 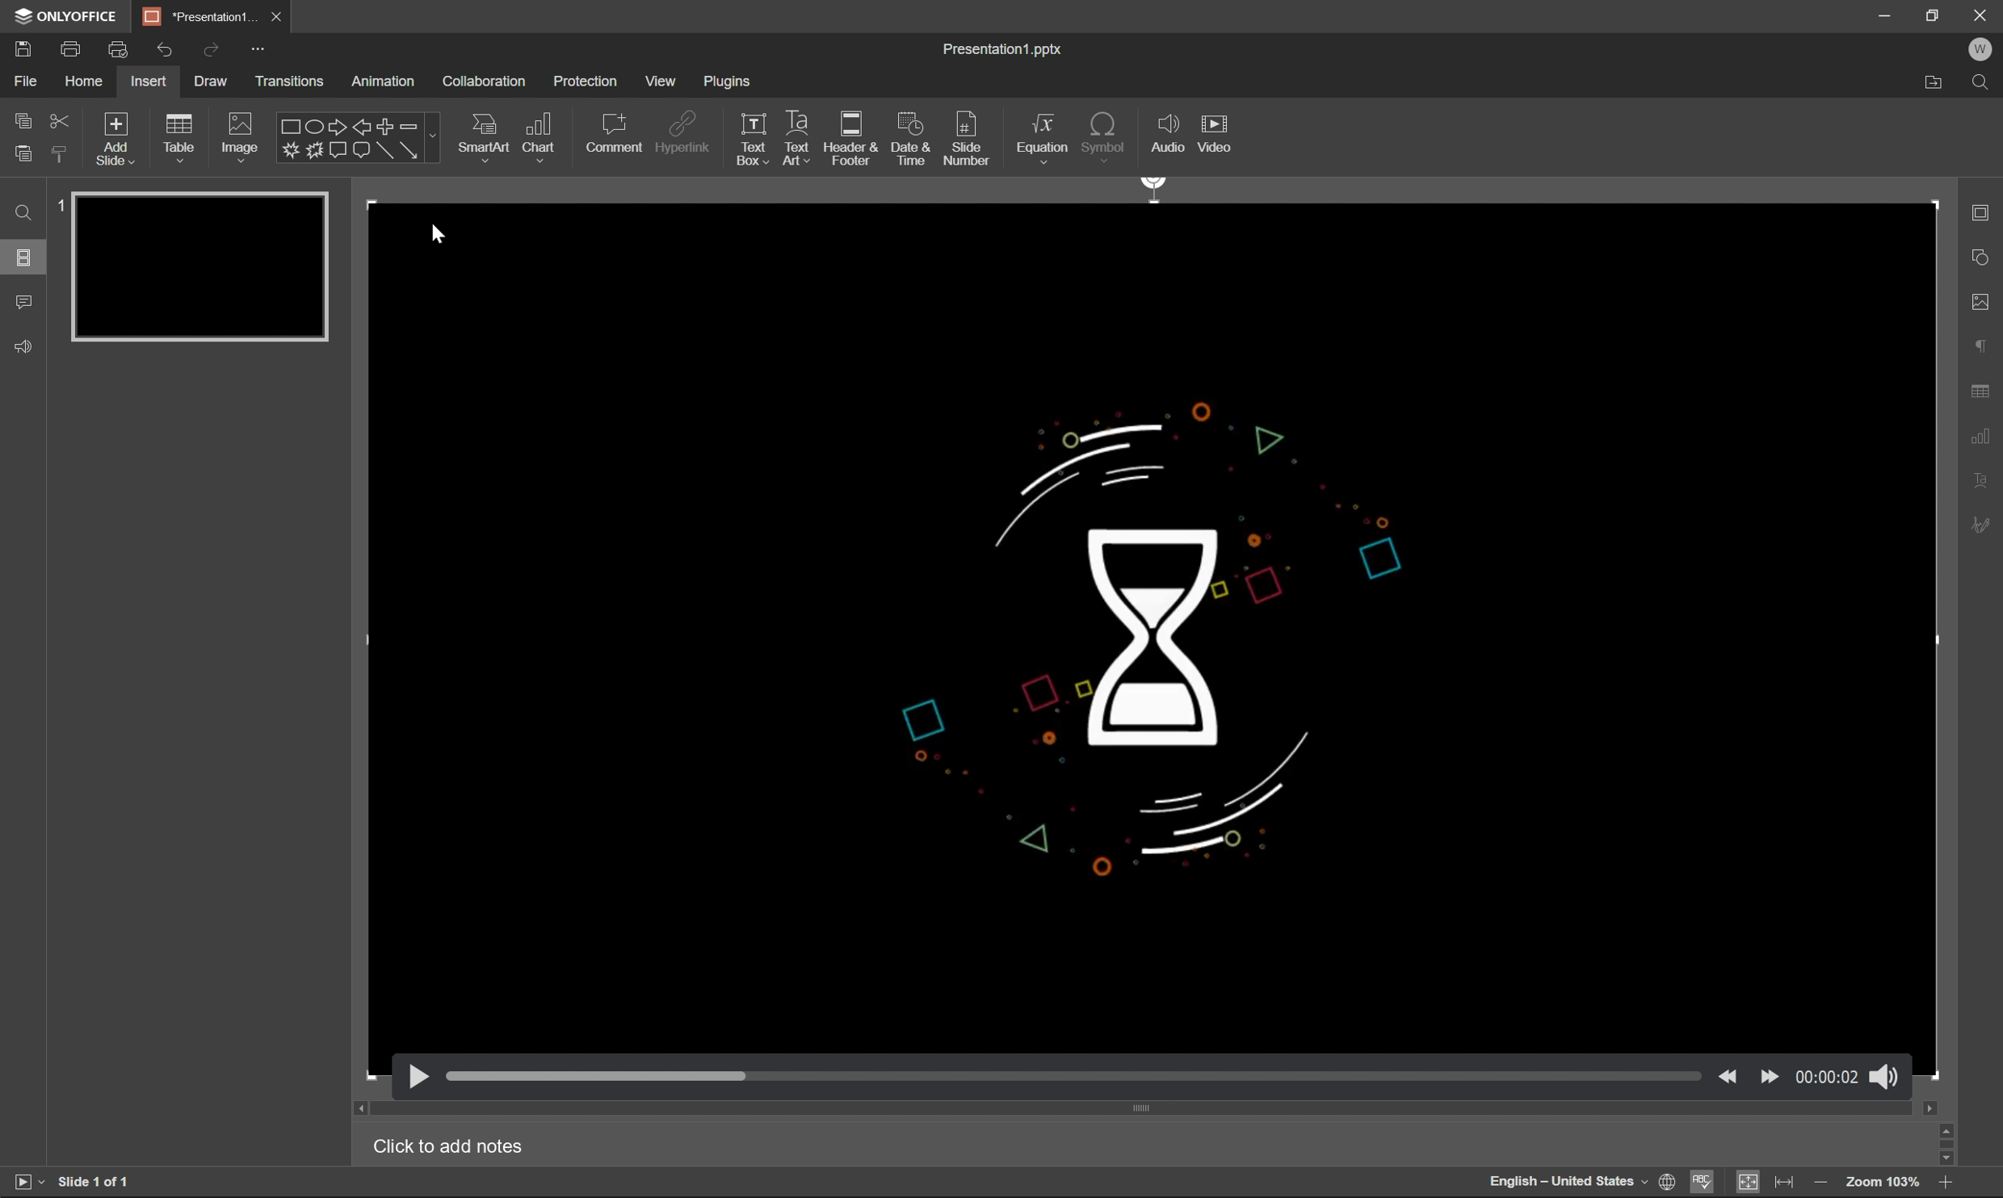 I want to click on save, so click(x=20, y=46).